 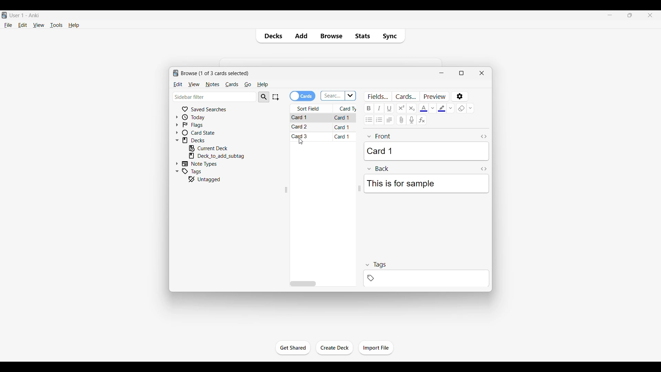 I want to click on Edit menu, so click(x=178, y=85).